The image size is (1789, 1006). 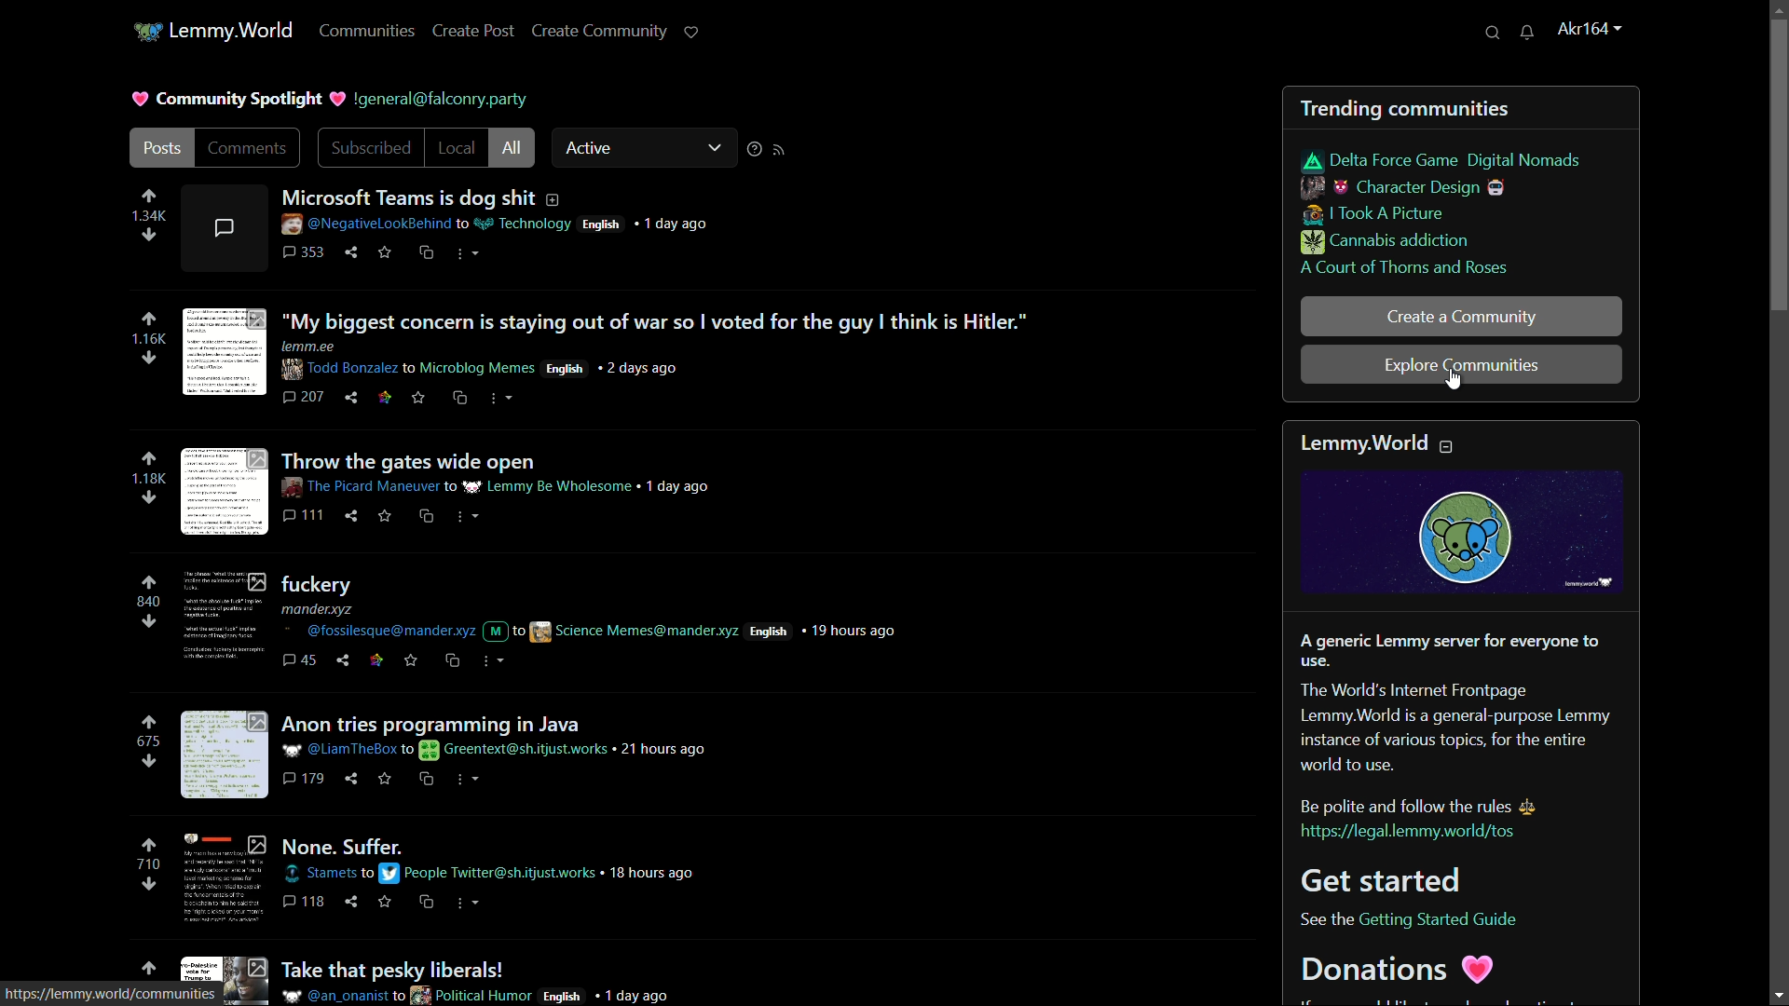 What do you see at coordinates (1405, 111) in the screenshot?
I see `trending communities` at bounding box center [1405, 111].